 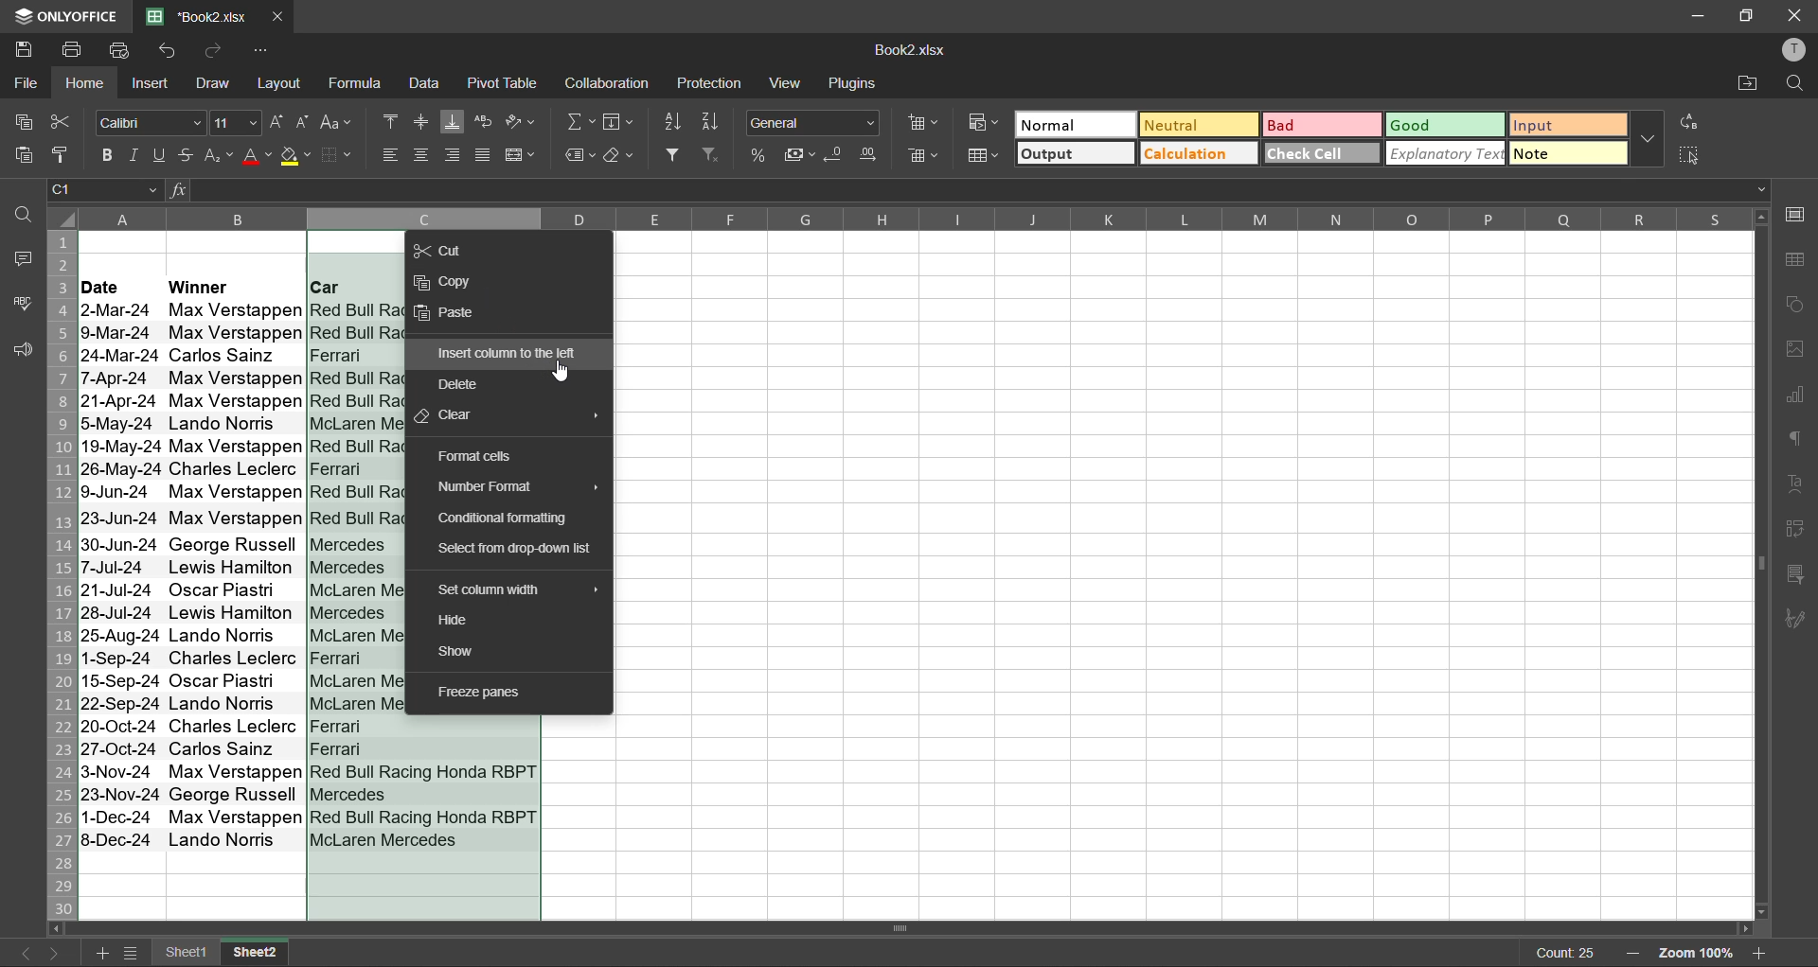 What do you see at coordinates (117, 286) in the screenshot?
I see `date` at bounding box center [117, 286].